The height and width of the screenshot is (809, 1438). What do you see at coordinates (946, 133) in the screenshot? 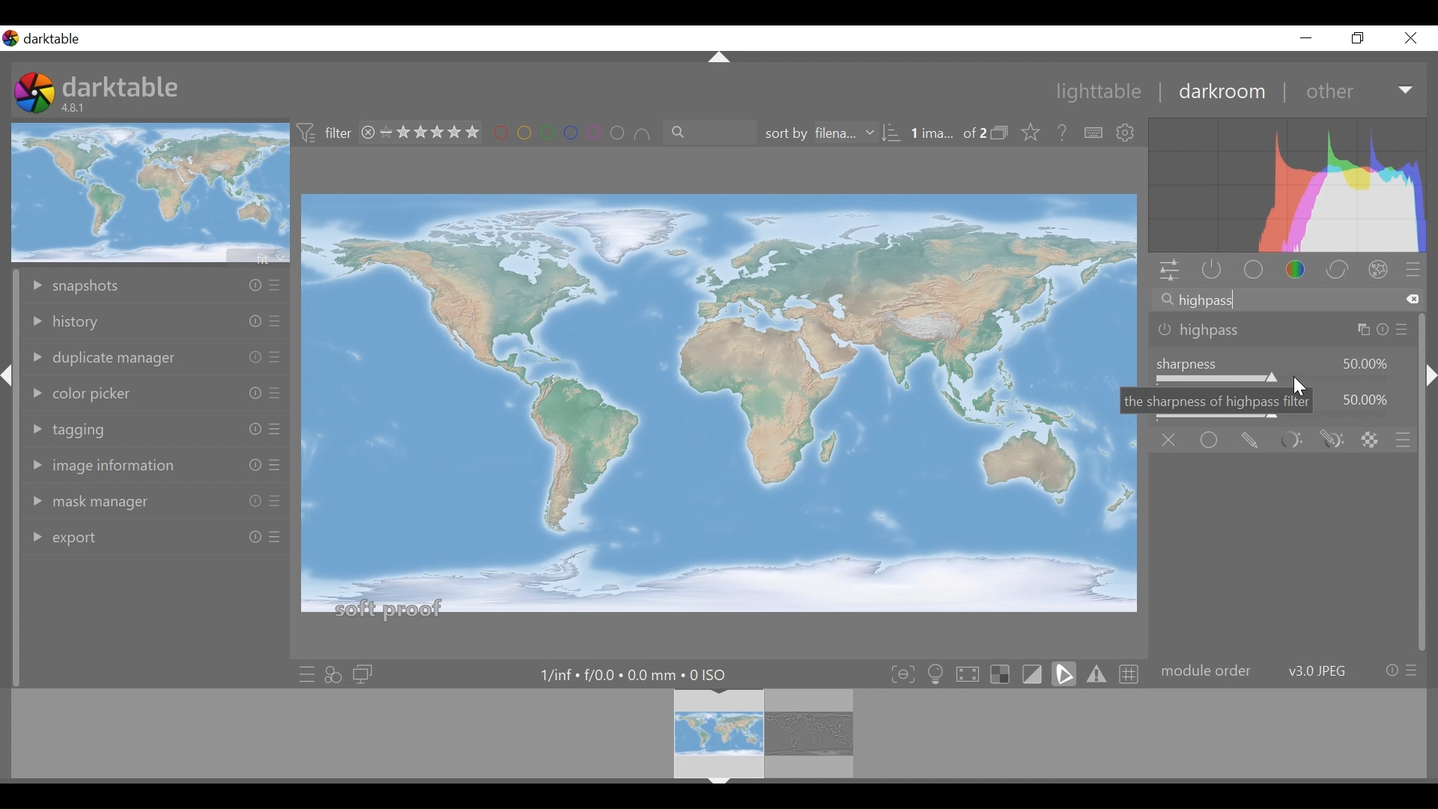
I see `1 ima... of 2` at bounding box center [946, 133].